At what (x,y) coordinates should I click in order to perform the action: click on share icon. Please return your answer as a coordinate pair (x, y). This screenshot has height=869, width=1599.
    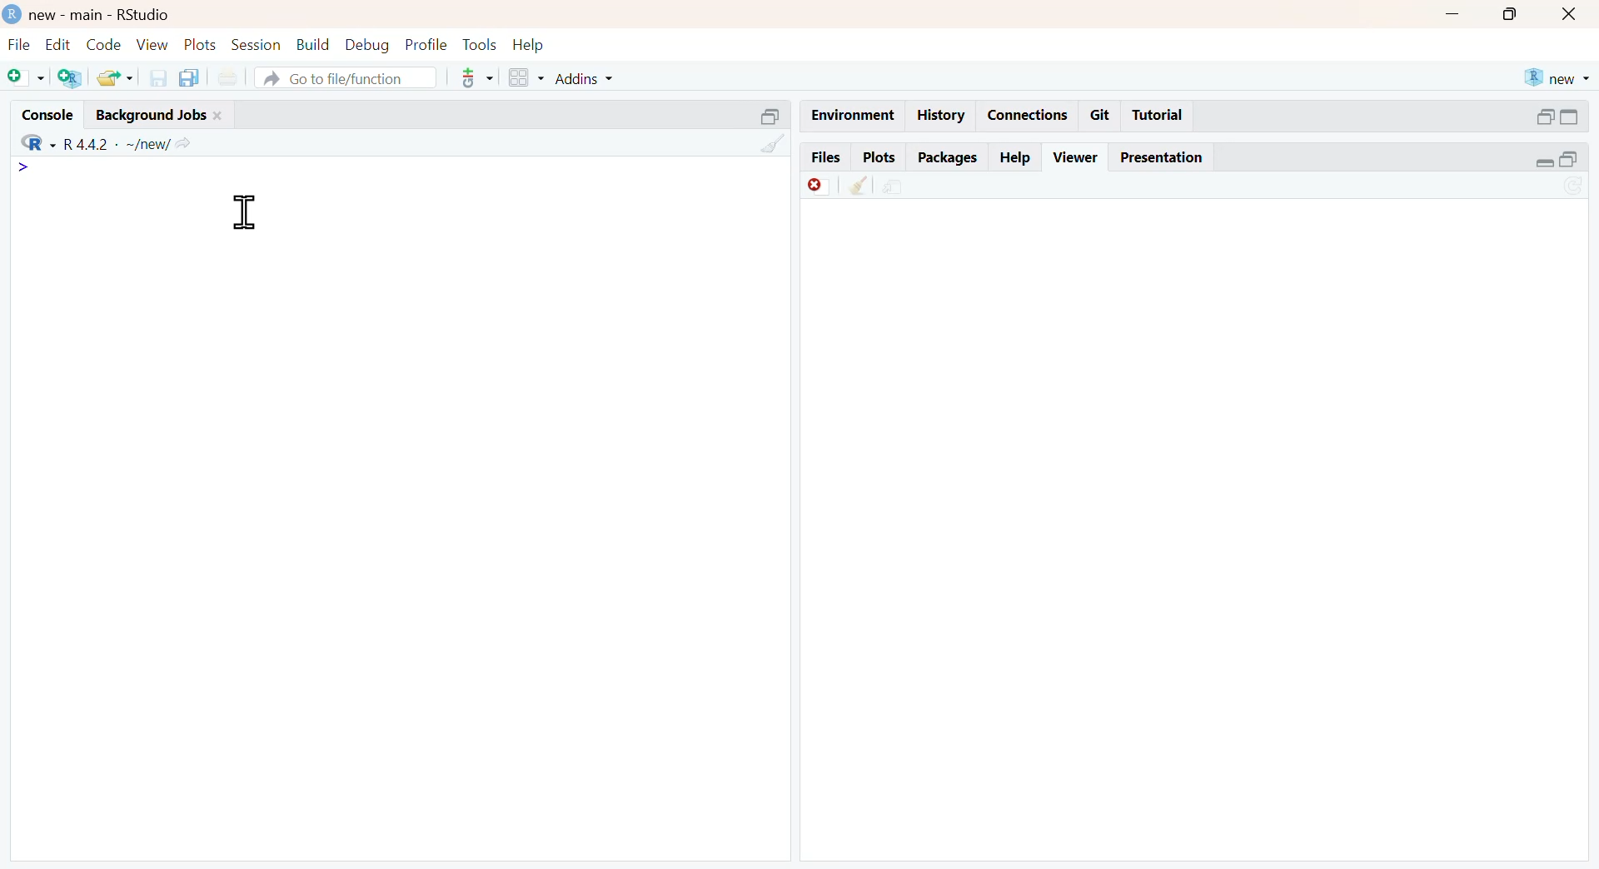
    Looking at the image, I should click on (183, 145).